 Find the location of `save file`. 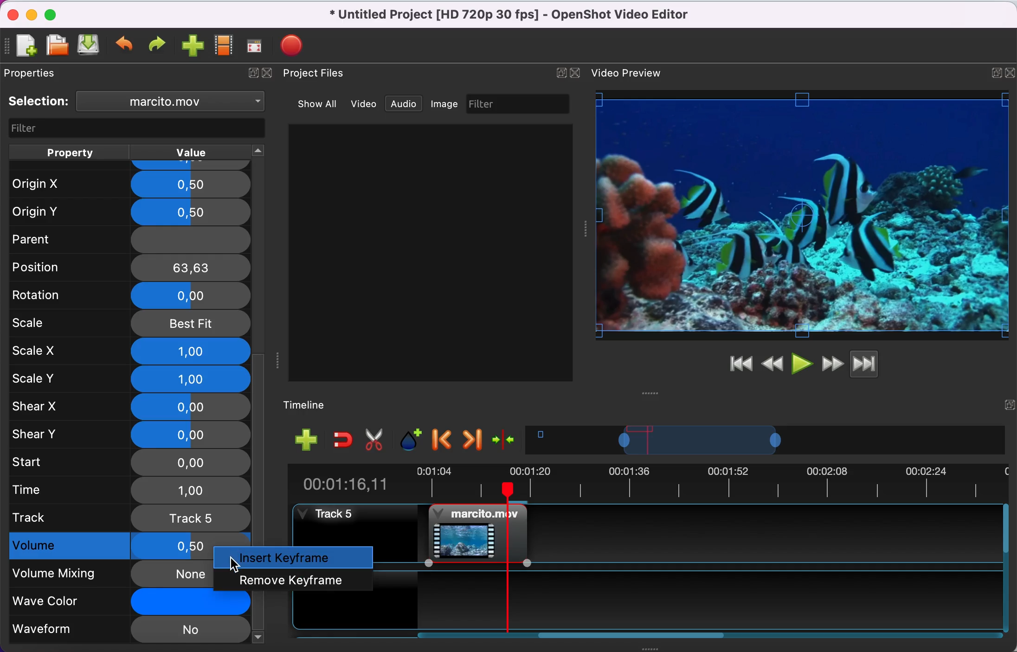

save file is located at coordinates (90, 47).